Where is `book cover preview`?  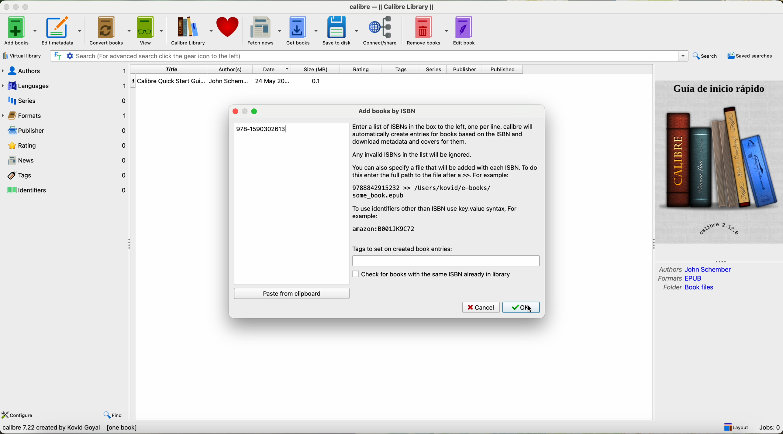 book cover preview is located at coordinates (719, 162).